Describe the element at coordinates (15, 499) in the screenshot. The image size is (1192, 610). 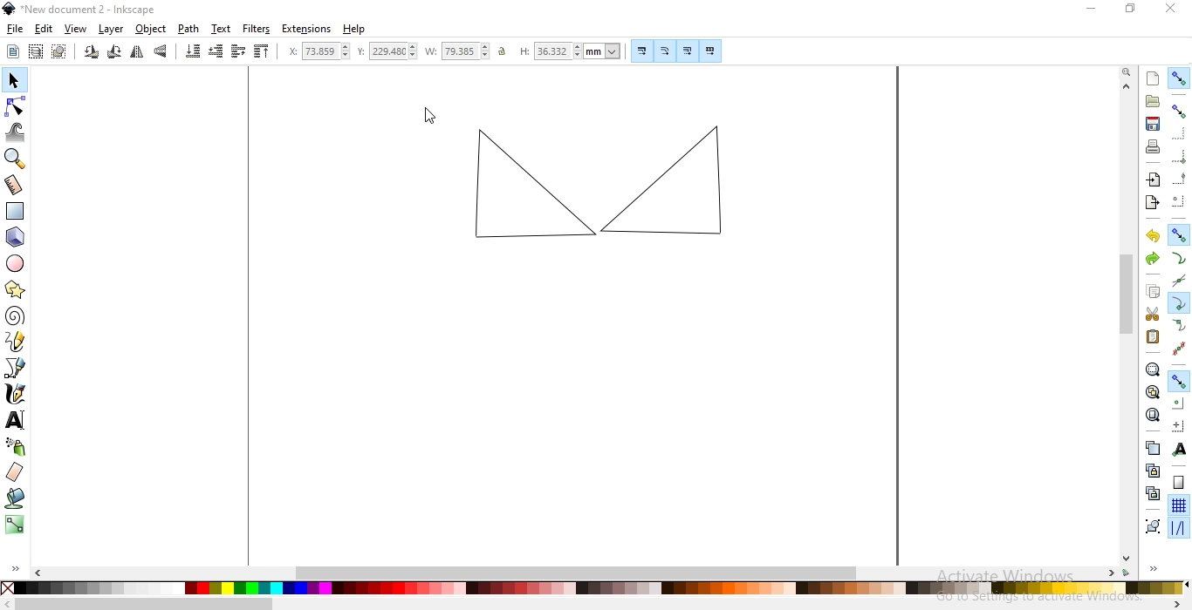
I see `fill bounded areas` at that location.